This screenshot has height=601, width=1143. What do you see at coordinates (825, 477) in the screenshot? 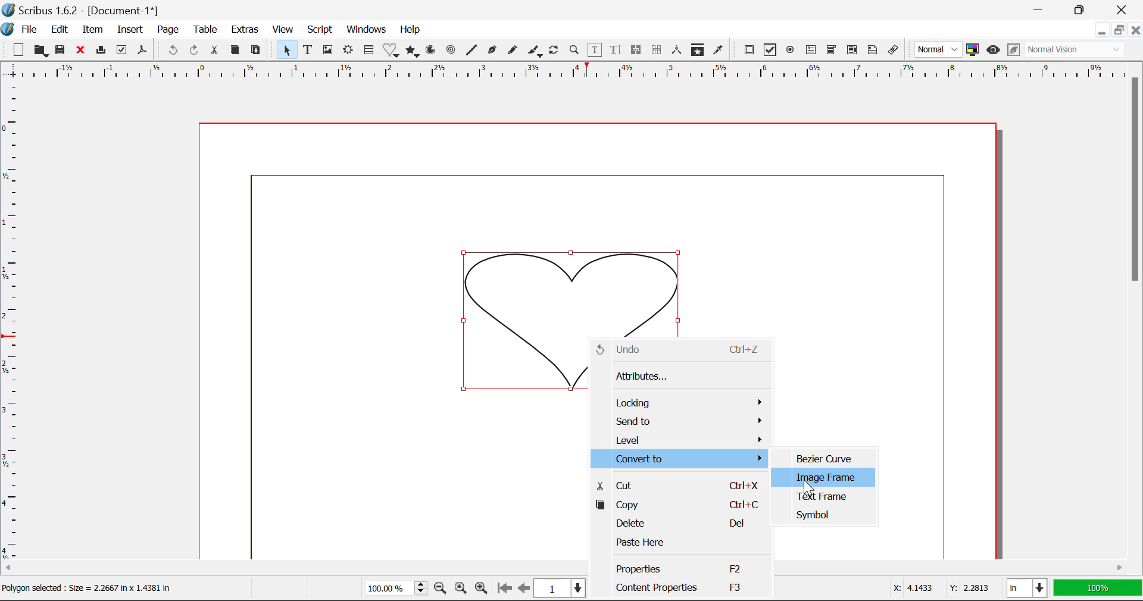
I see `Image Frame` at bounding box center [825, 477].